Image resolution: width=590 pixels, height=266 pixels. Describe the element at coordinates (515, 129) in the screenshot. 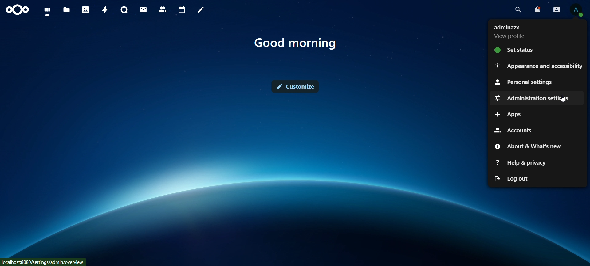

I see `accounts` at that location.